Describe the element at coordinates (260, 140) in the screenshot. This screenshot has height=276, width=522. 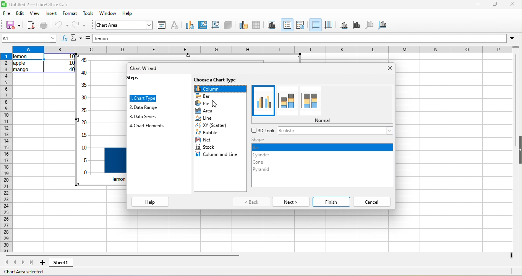
I see `shape` at that location.